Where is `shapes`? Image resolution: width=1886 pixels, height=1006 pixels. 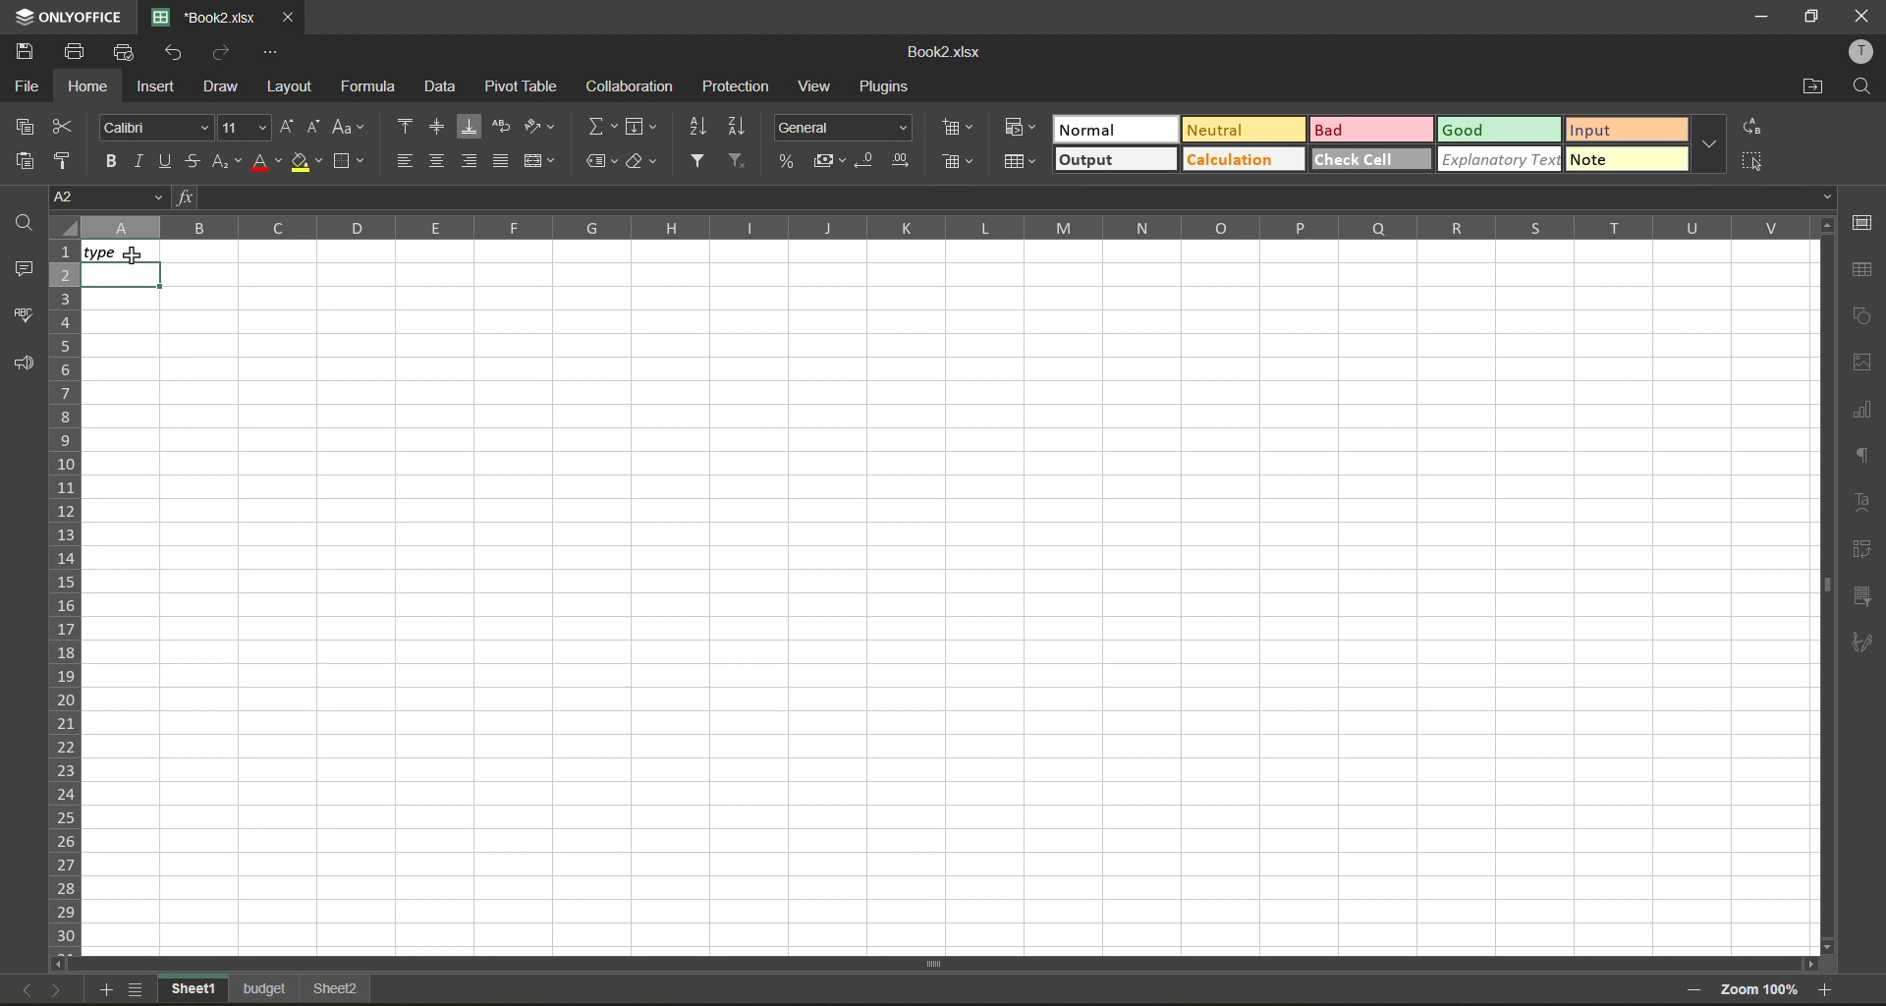 shapes is located at coordinates (1862, 318).